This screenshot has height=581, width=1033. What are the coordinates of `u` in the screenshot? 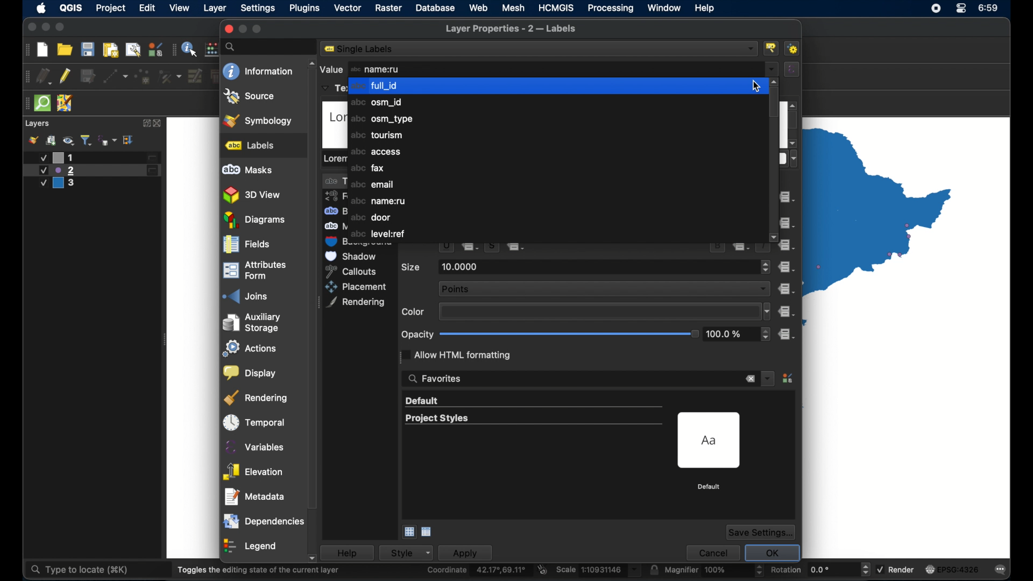 It's located at (445, 249).